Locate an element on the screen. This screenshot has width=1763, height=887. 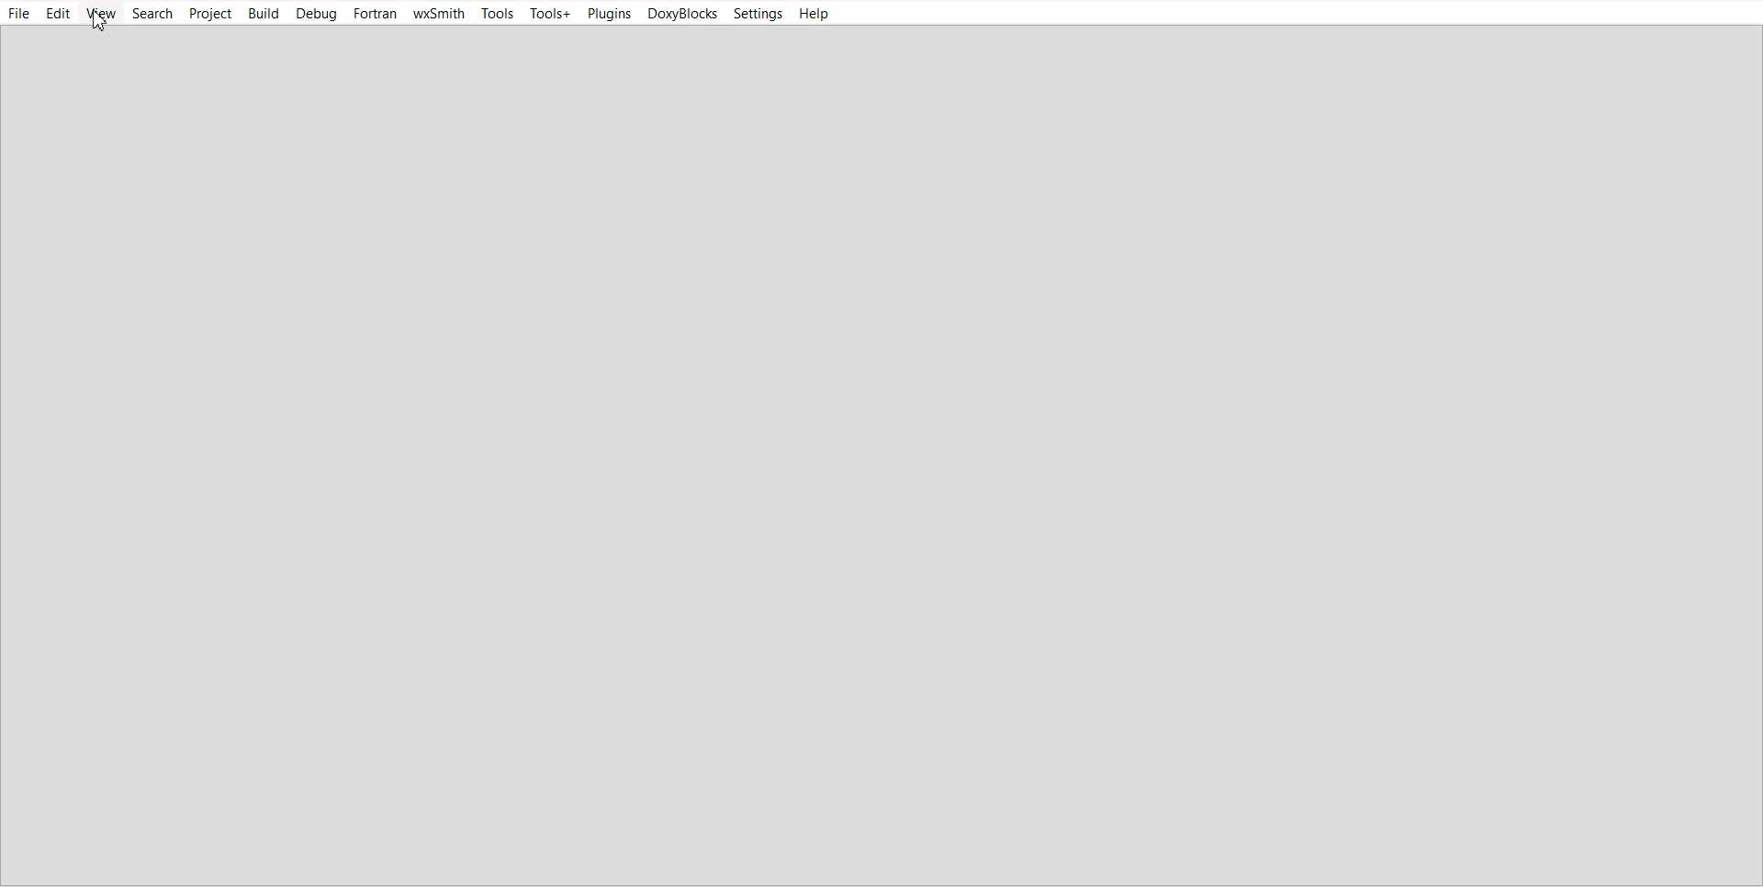
Tools+ is located at coordinates (550, 14).